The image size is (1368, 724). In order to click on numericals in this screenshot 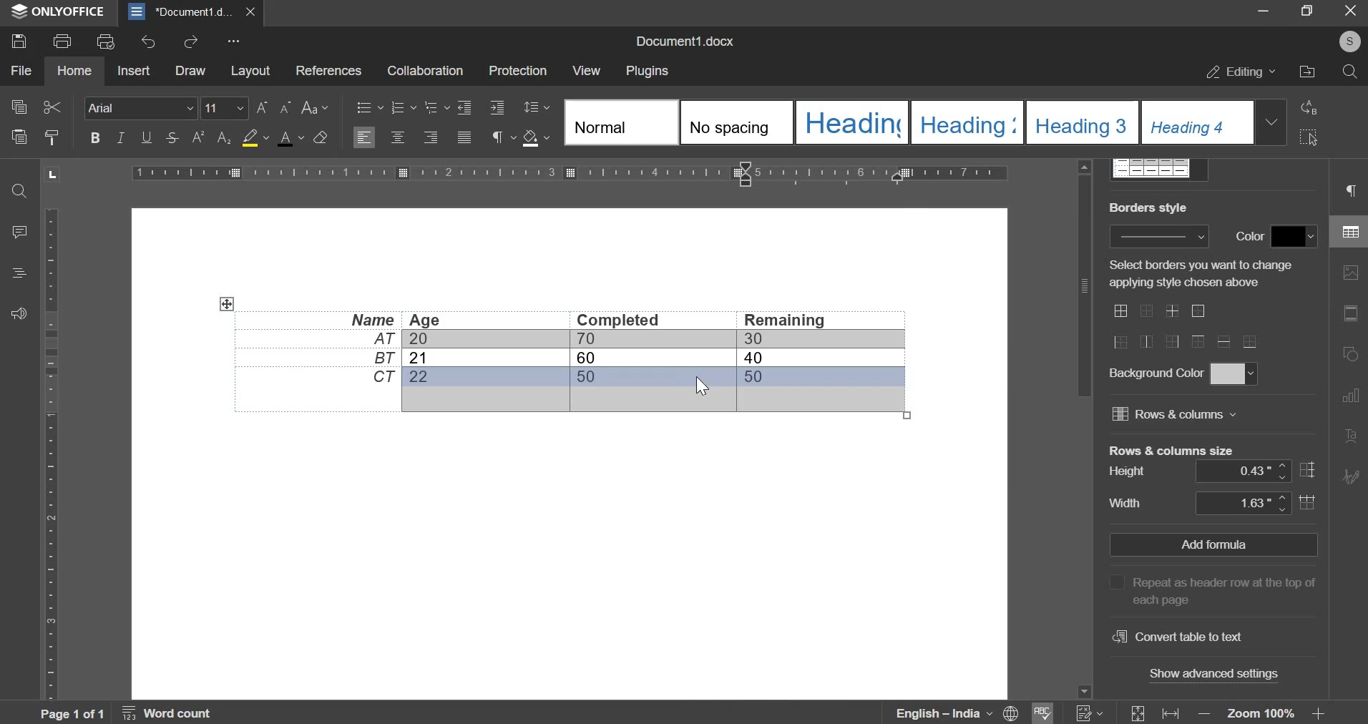, I will do `click(1091, 712)`.